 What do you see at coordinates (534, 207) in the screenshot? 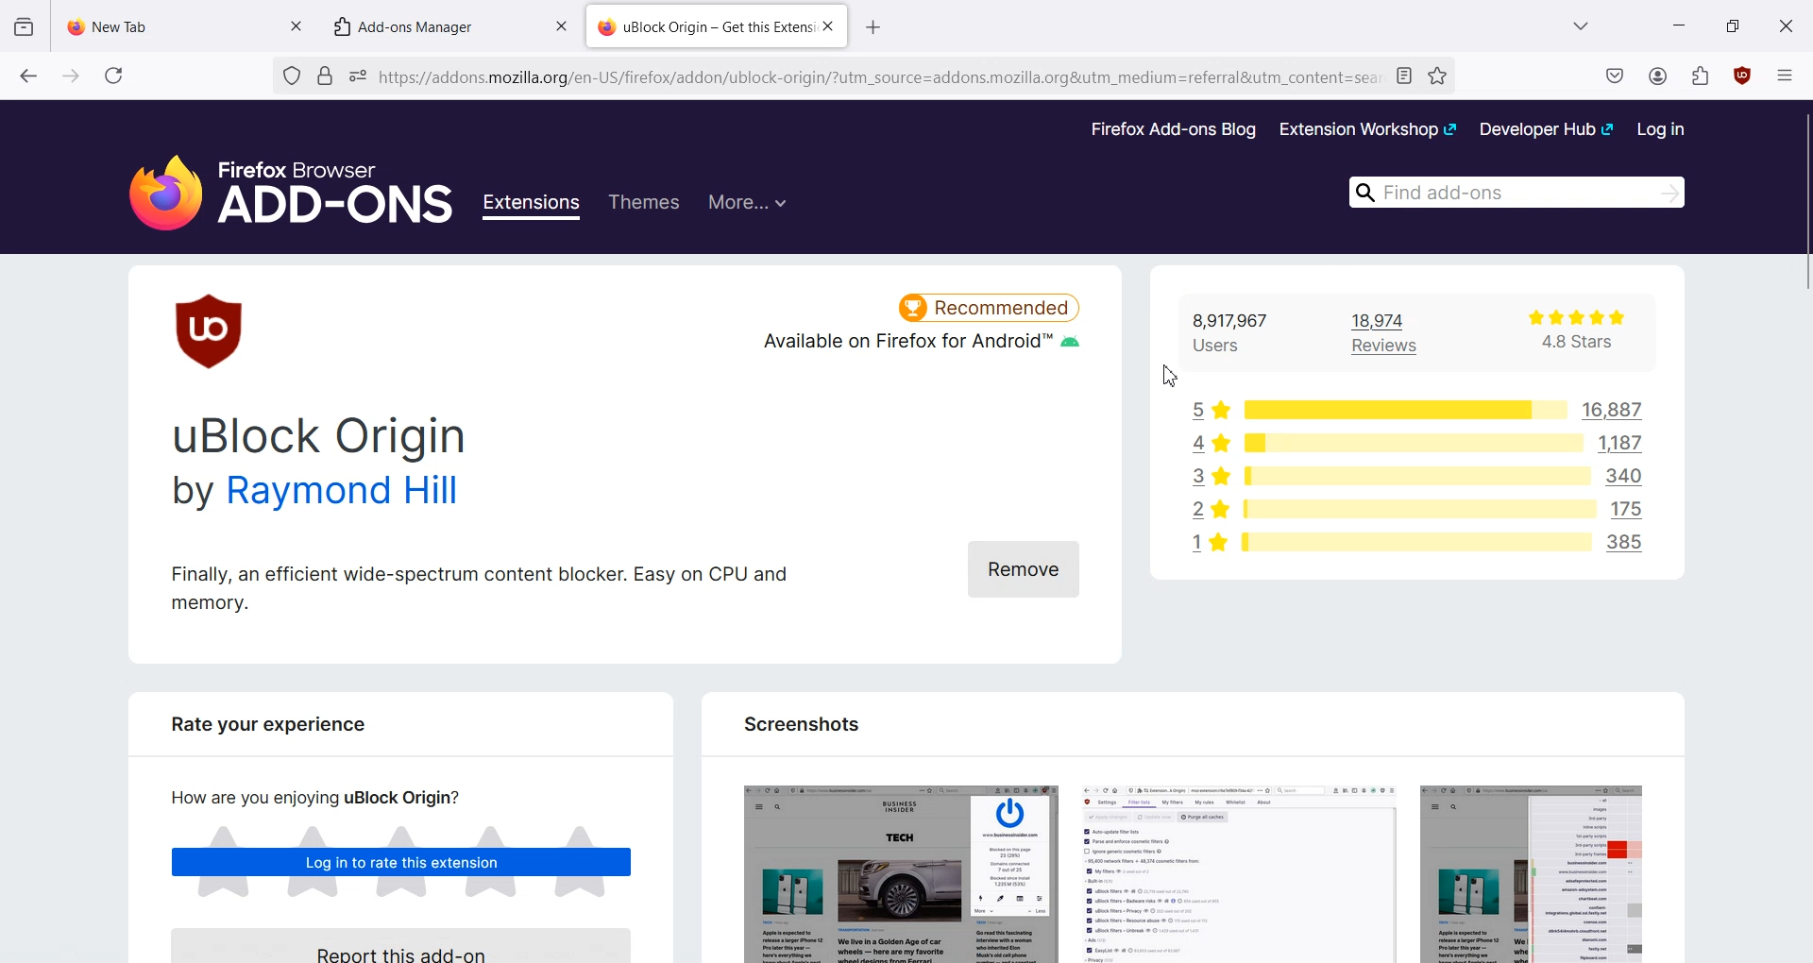
I see `Extensions ` at bounding box center [534, 207].